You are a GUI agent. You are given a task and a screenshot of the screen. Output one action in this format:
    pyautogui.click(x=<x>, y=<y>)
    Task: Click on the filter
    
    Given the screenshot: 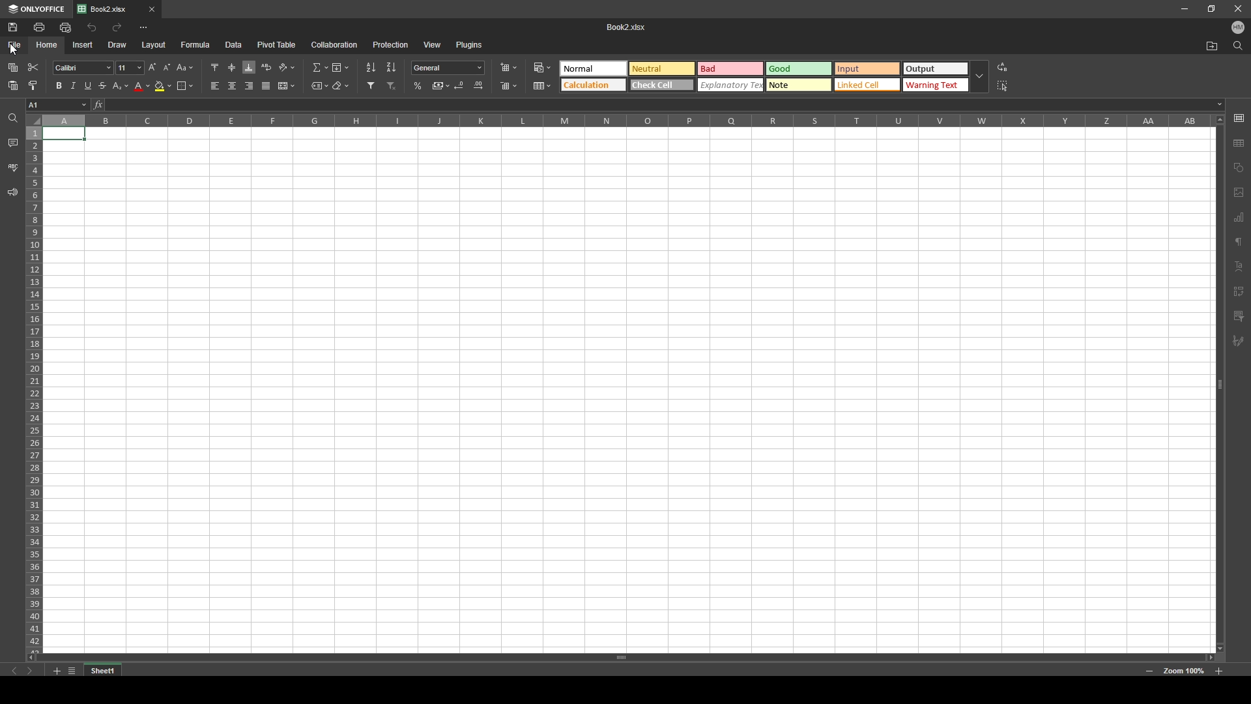 What is the action you would take?
    pyautogui.click(x=1239, y=316)
    